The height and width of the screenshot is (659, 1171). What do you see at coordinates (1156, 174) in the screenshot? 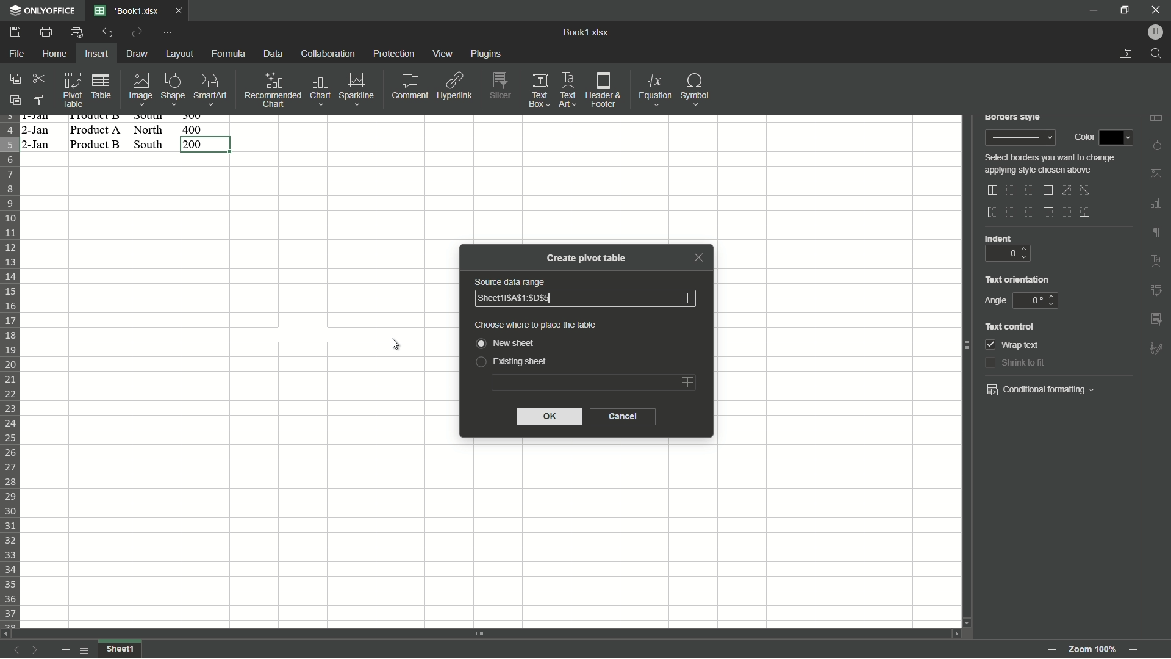
I see `insert image` at bounding box center [1156, 174].